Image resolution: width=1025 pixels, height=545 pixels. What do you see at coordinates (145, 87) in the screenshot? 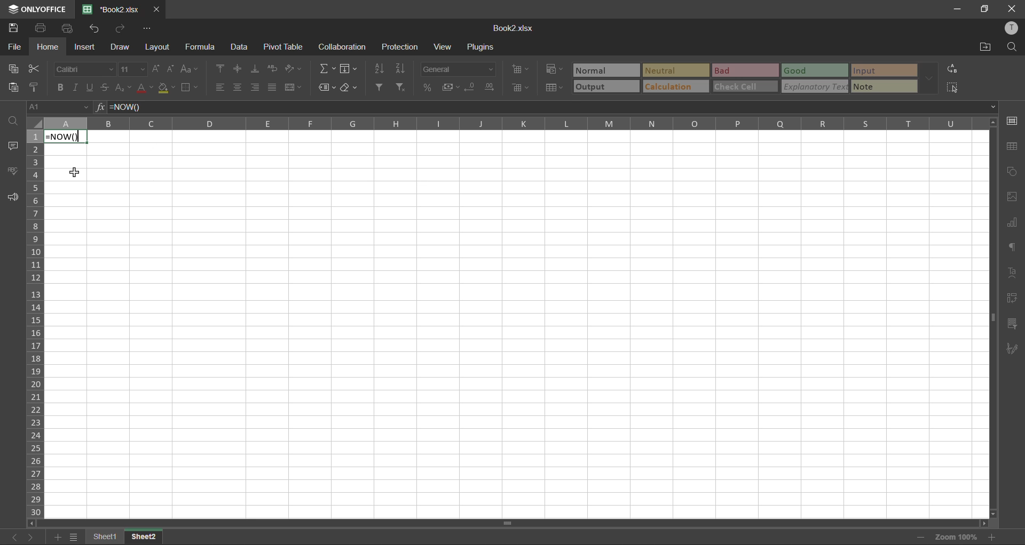
I see `font color` at bounding box center [145, 87].